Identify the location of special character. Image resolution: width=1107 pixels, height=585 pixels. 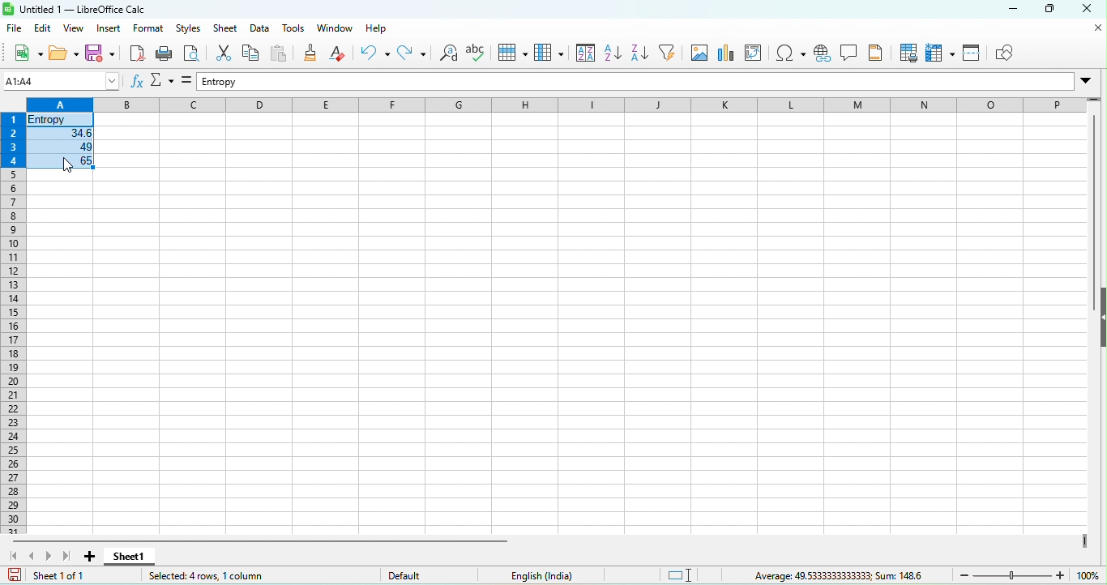
(792, 54).